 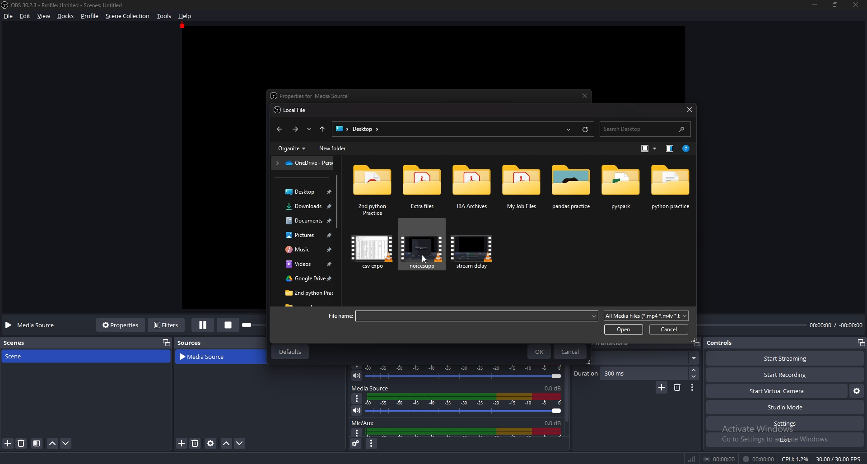 What do you see at coordinates (289, 352) in the screenshot?
I see `Defaults` at bounding box center [289, 352].